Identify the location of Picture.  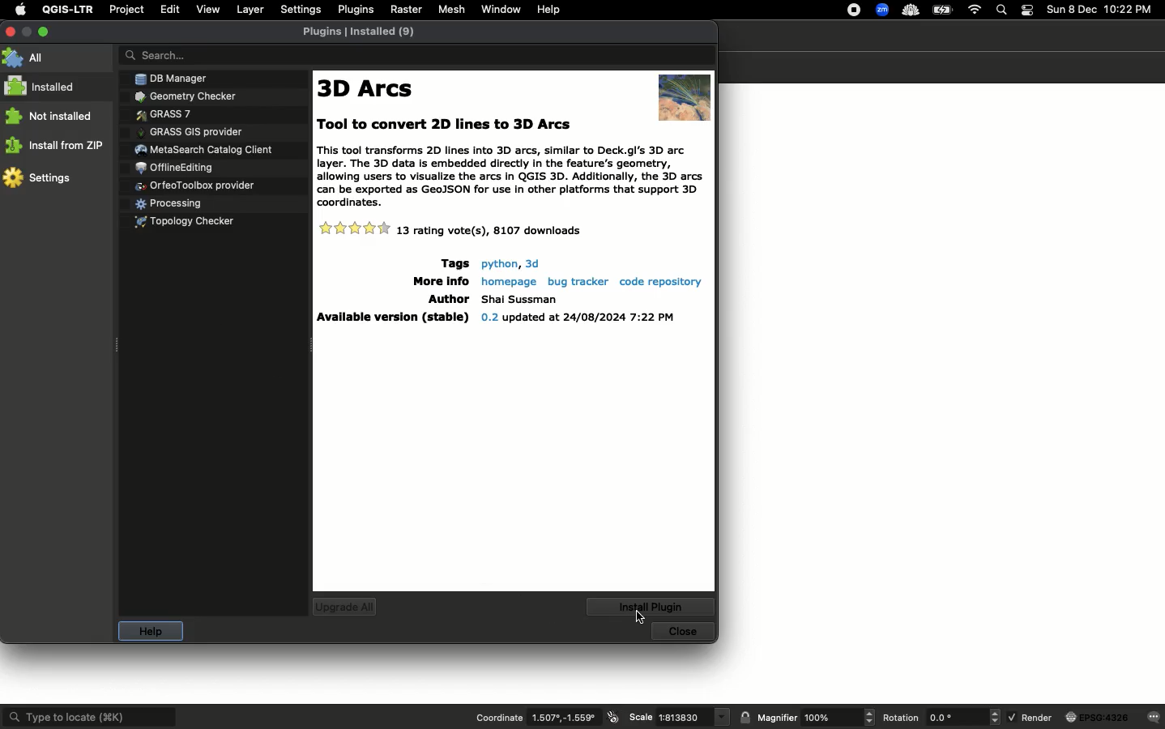
(684, 96).